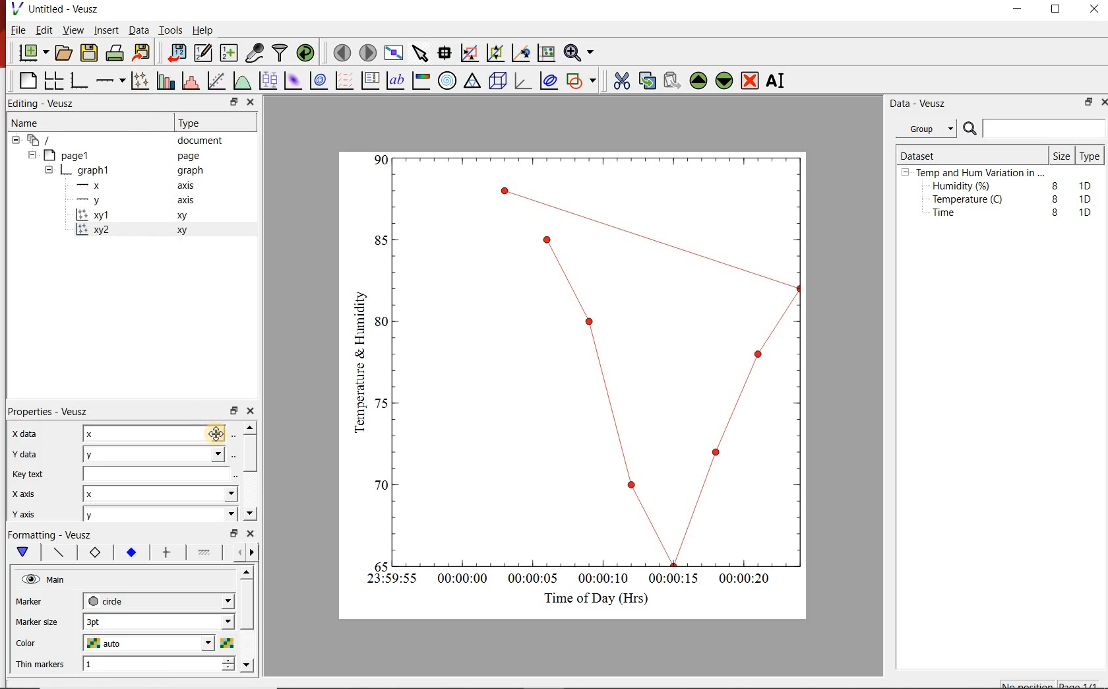 The width and height of the screenshot is (1108, 689). What do you see at coordinates (44, 32) in the screenshot?
I see `Edit` at bounding box center [44, 32].